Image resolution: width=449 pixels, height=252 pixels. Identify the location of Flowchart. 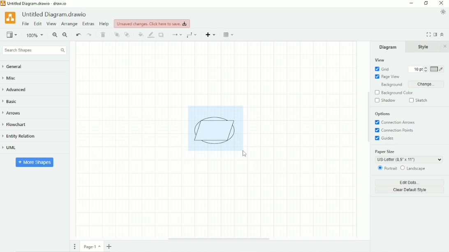
(18, 125).